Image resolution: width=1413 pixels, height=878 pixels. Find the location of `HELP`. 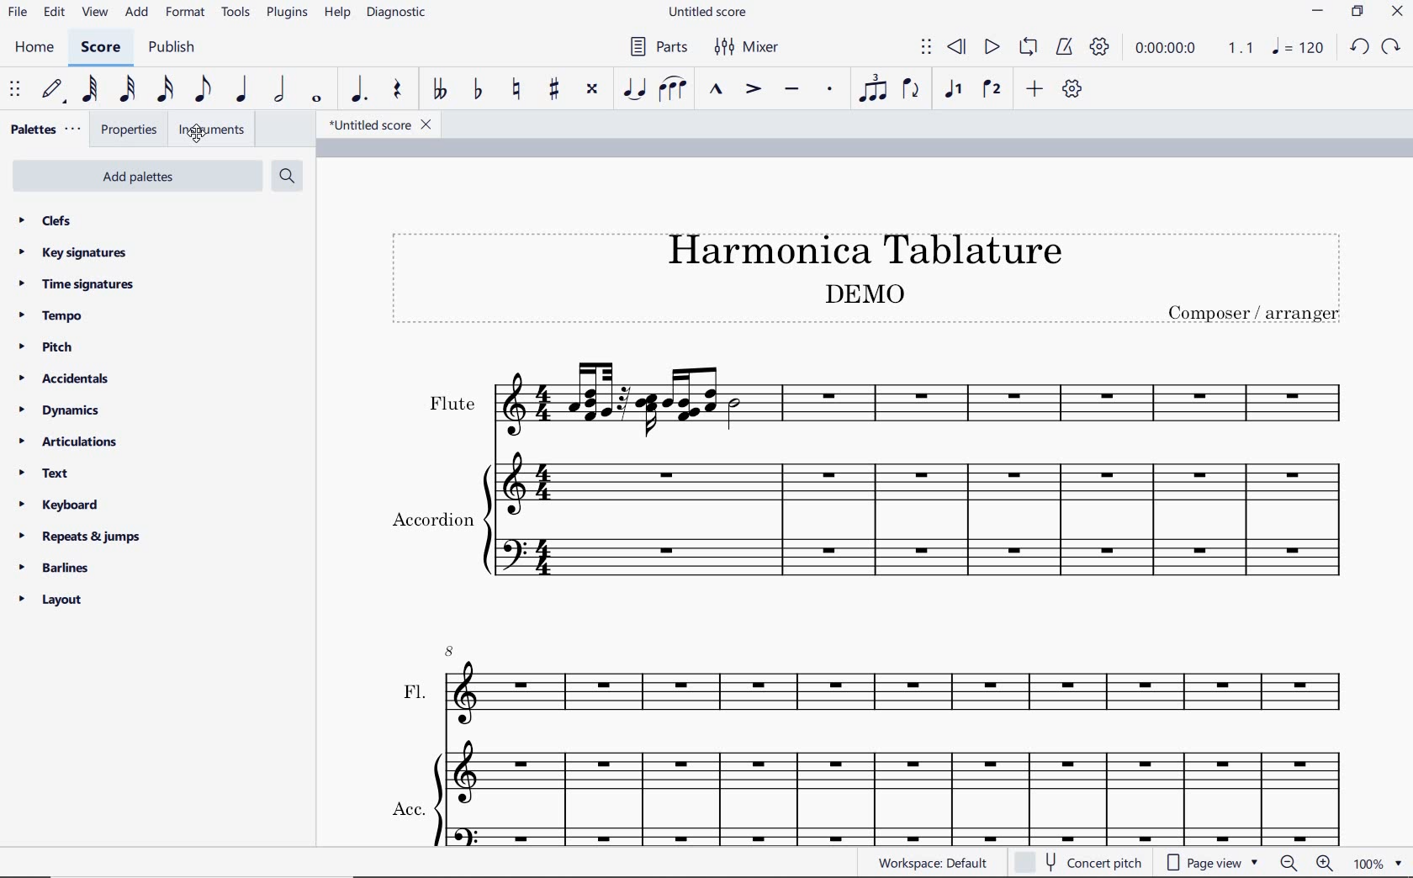

HELP is located at coordinates (338, 13).